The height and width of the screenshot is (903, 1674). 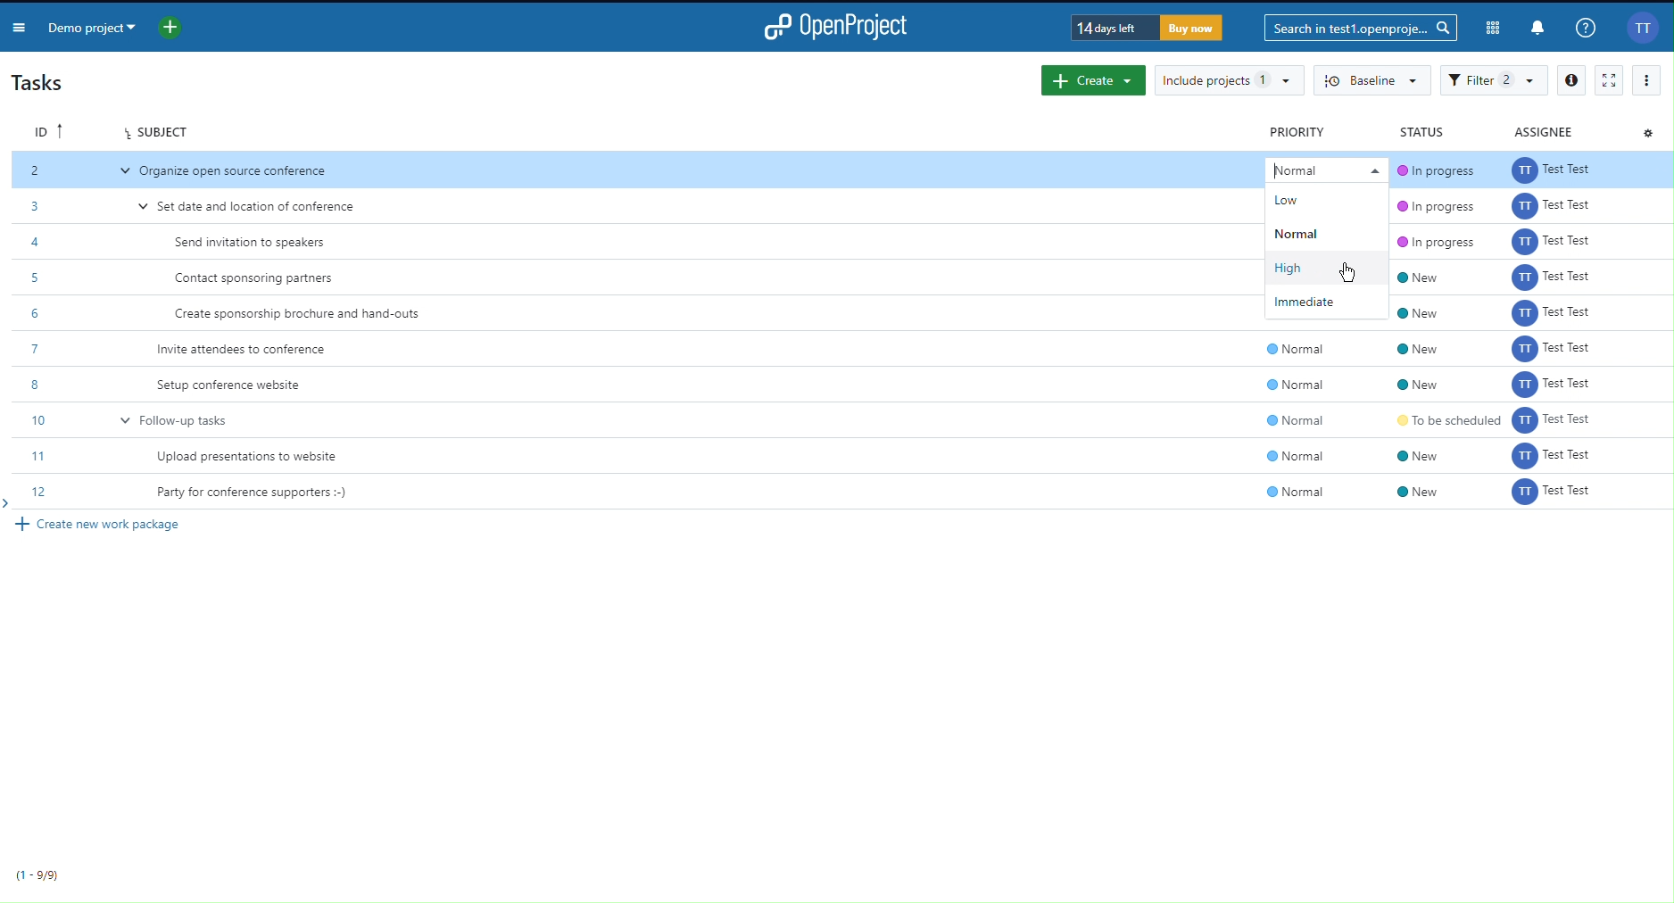 I want to click on Include projects, so click(x=1229, y=80).